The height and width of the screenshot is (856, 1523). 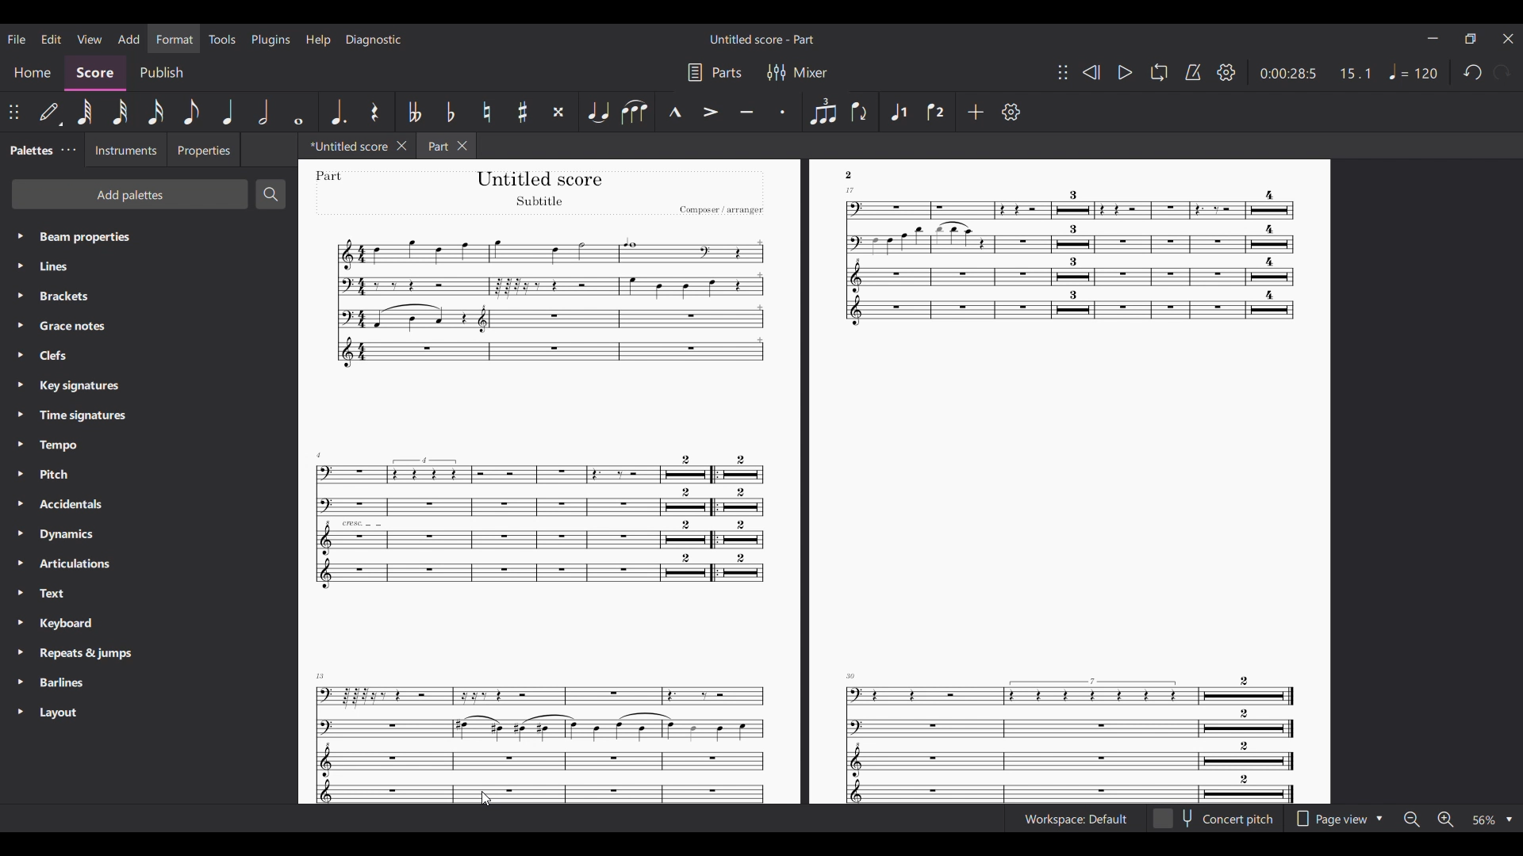 What do you see at coordinates (82, 236) in the screenshot?
I see `Beam propertiex` at bounding box center [82, 236].